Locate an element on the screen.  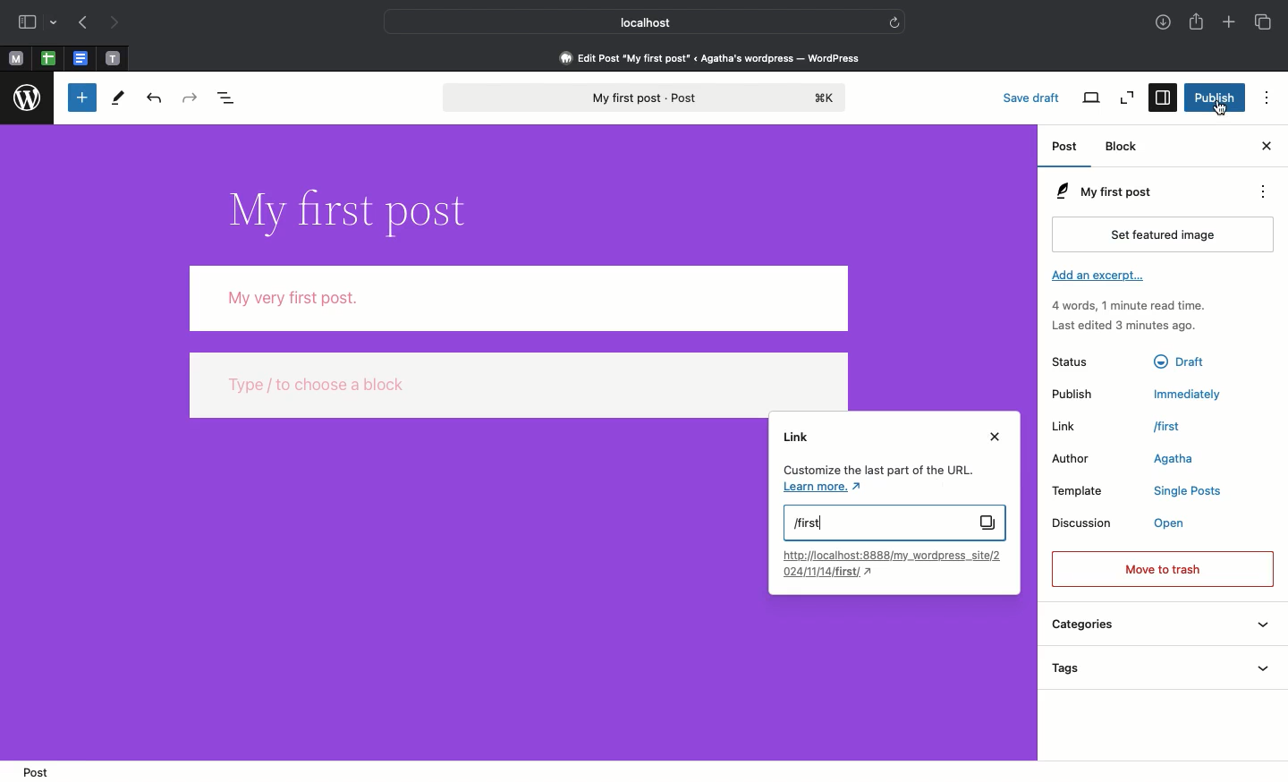
Undo is located at coordinates (154, 97).